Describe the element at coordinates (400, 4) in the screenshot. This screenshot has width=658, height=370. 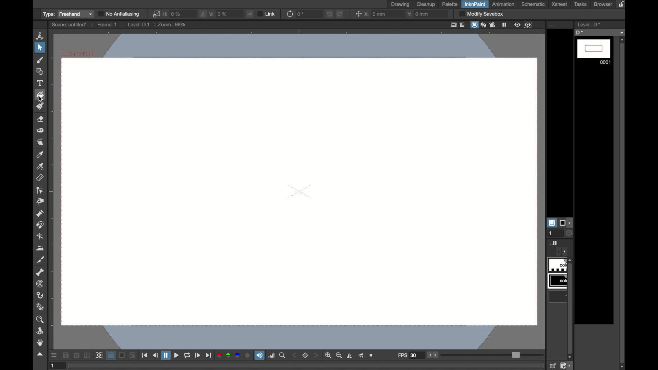
I see `drawing` at that location.